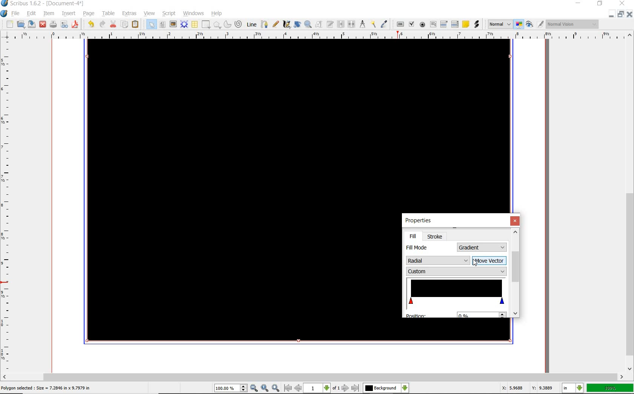  Describe the element at coordinates (515, 221) in the screenshot. I see `close` at that location.